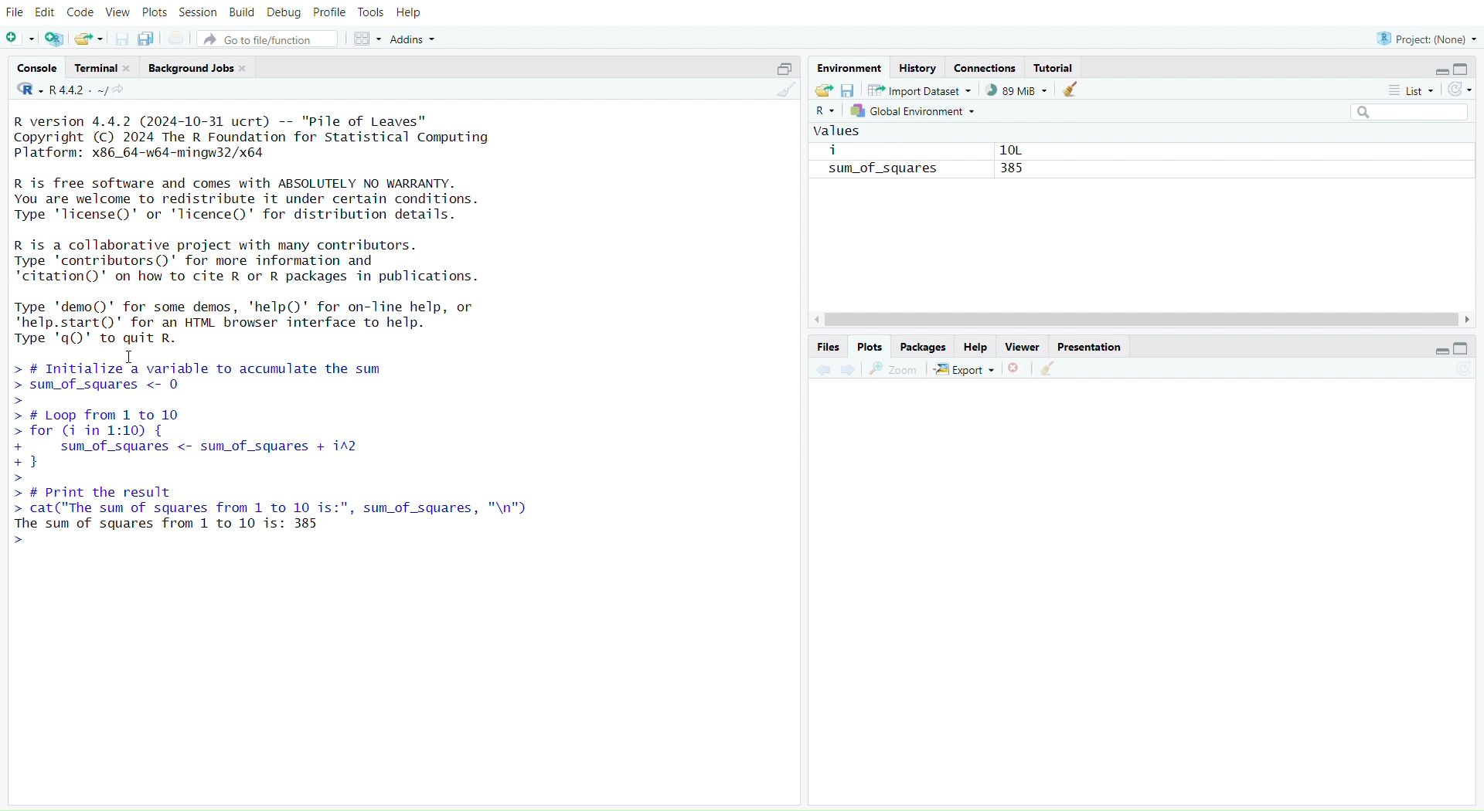  I want to click on create a project, so click(54, 39).